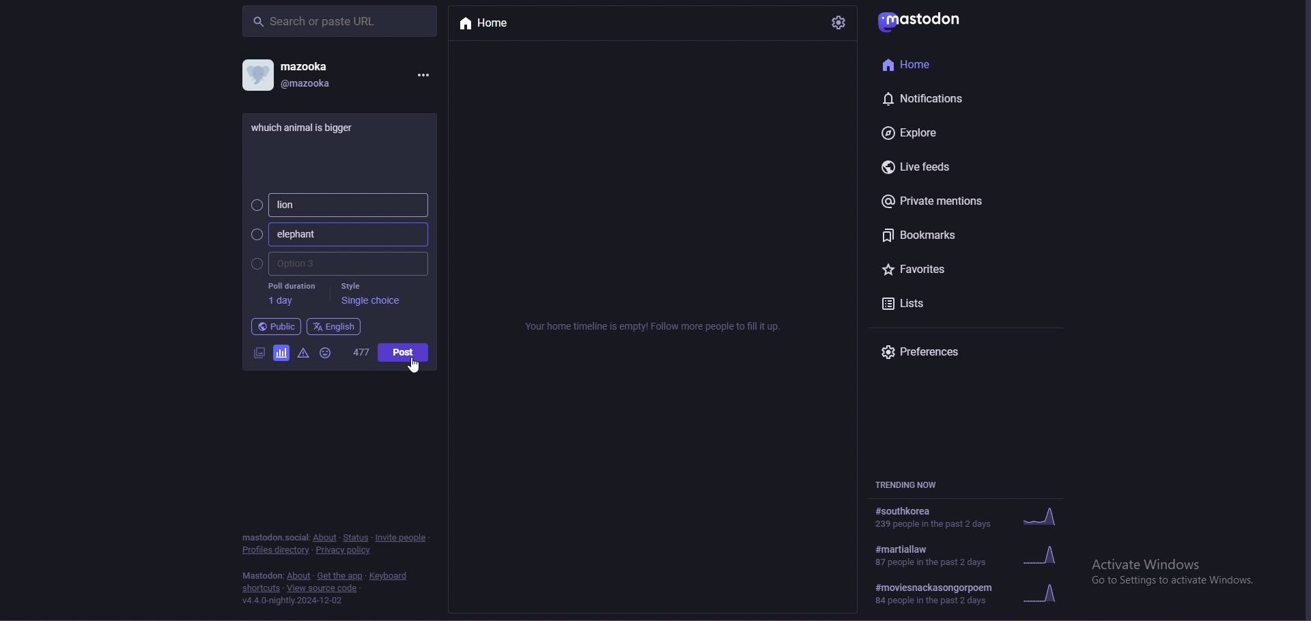 The image size is (1311, 621). Describe the element at coordinates (275, 551) in the screenshot. I see `profiles directory` at that location.